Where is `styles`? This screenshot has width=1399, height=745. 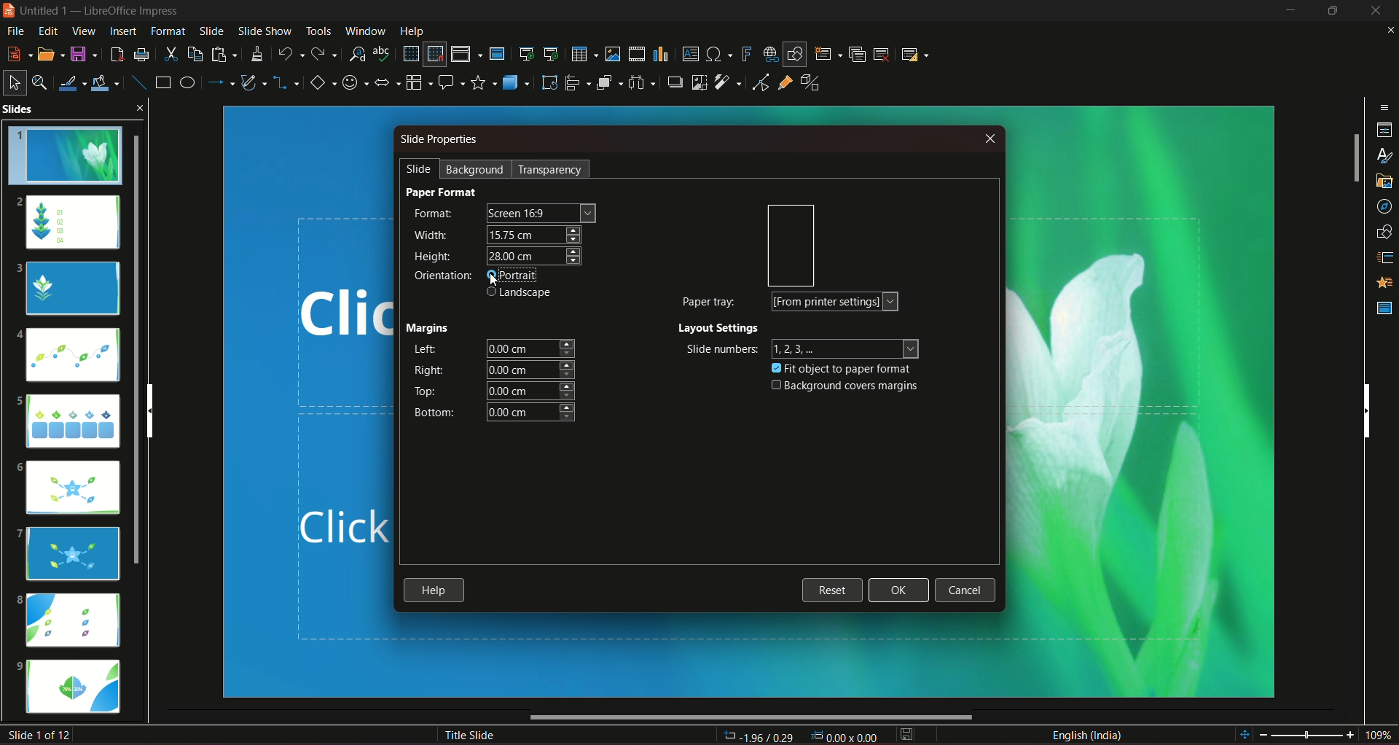
styles is located at coordinates (1382, 155).